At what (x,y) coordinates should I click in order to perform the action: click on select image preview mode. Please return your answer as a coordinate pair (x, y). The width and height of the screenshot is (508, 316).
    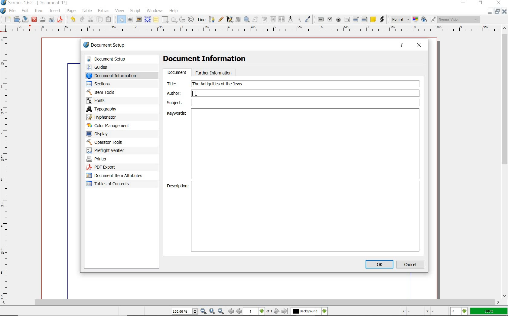
    Looking at the image, I should click on (401, 20).